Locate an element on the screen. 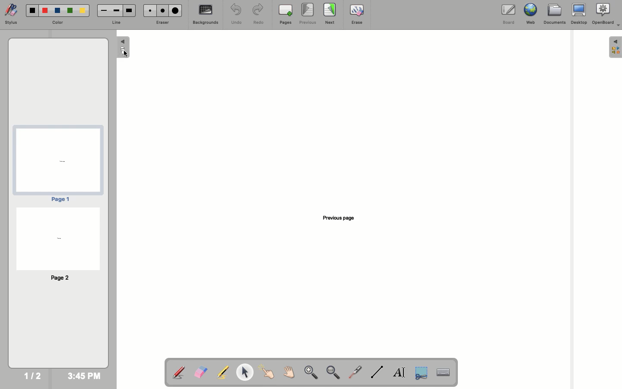 This screenshot has height=389, width=622. Page 2 is located at coordinates (57, 244).